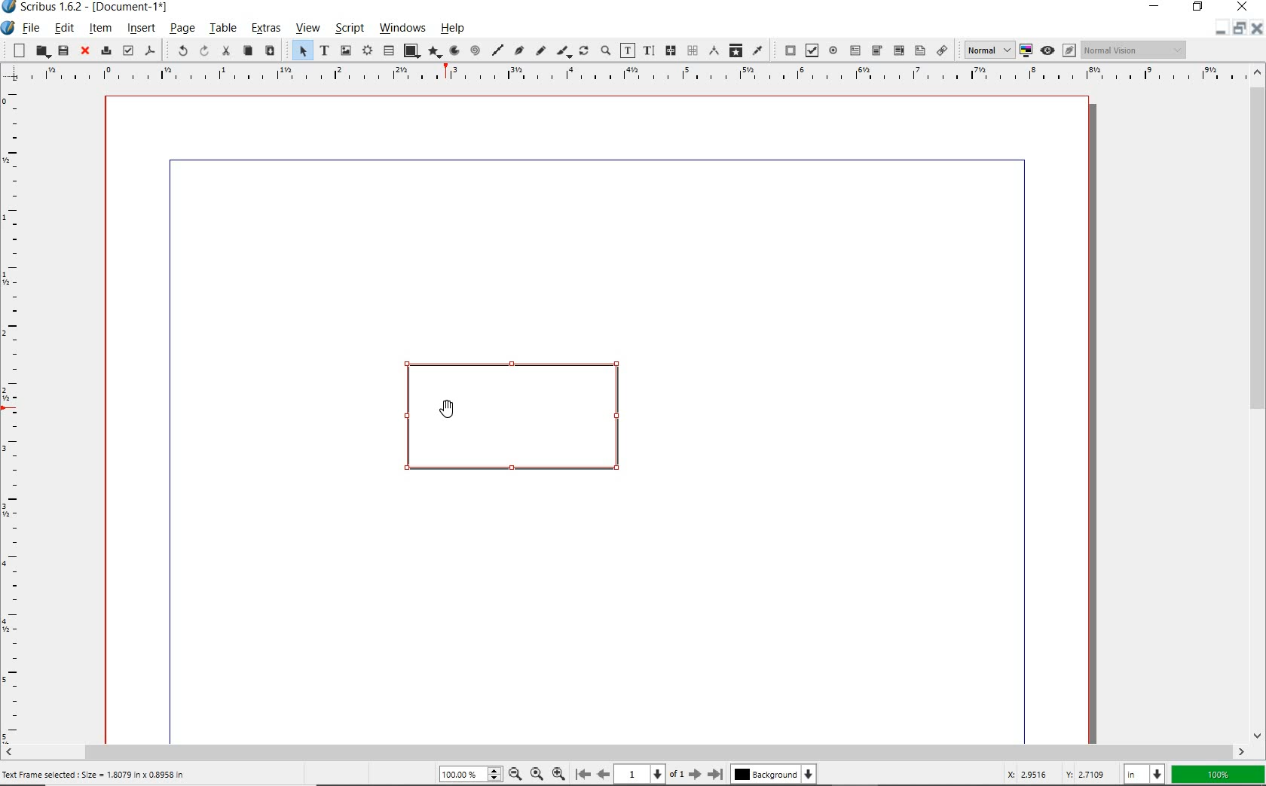 The width and height of the screenshot is (1266, 786). Describe the element at coordinates (452, 30) in the screenshot. I see `help` at that location.